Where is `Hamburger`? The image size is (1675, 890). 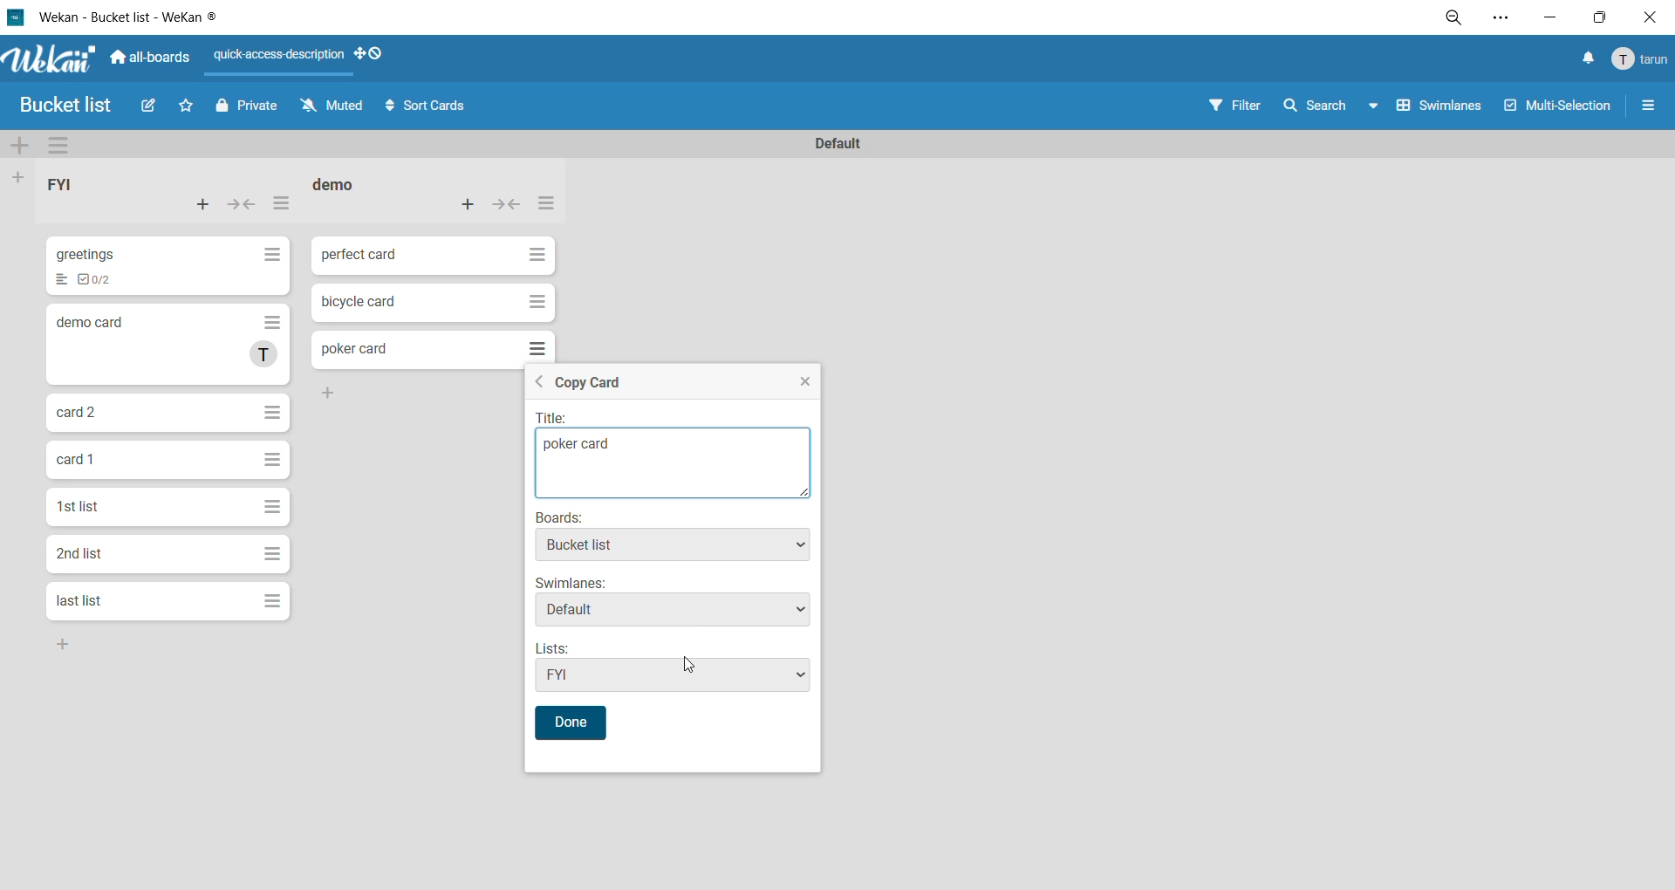 Hamburger is located at coordinates (538, 304).